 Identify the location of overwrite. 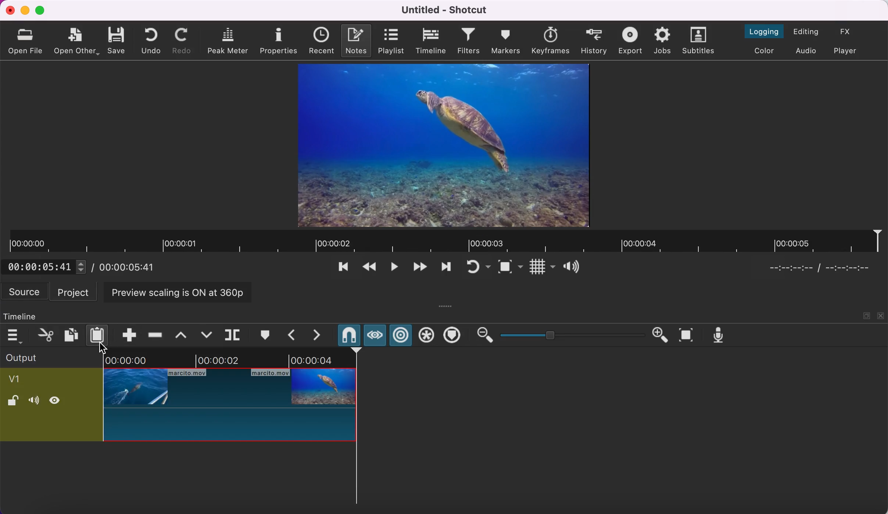
(206, 335).